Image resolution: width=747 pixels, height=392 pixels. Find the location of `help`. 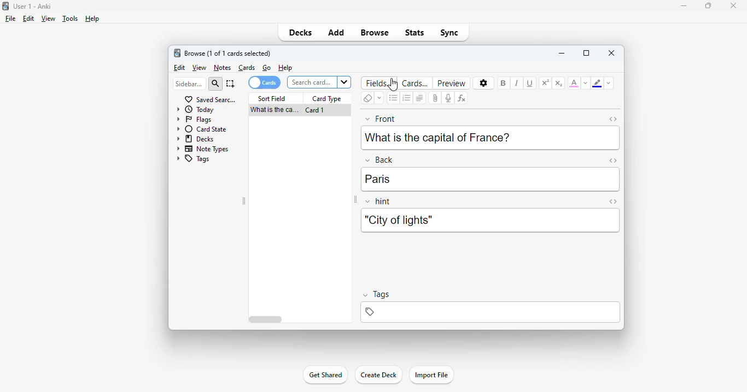

help is located at coordinates (91, 19).